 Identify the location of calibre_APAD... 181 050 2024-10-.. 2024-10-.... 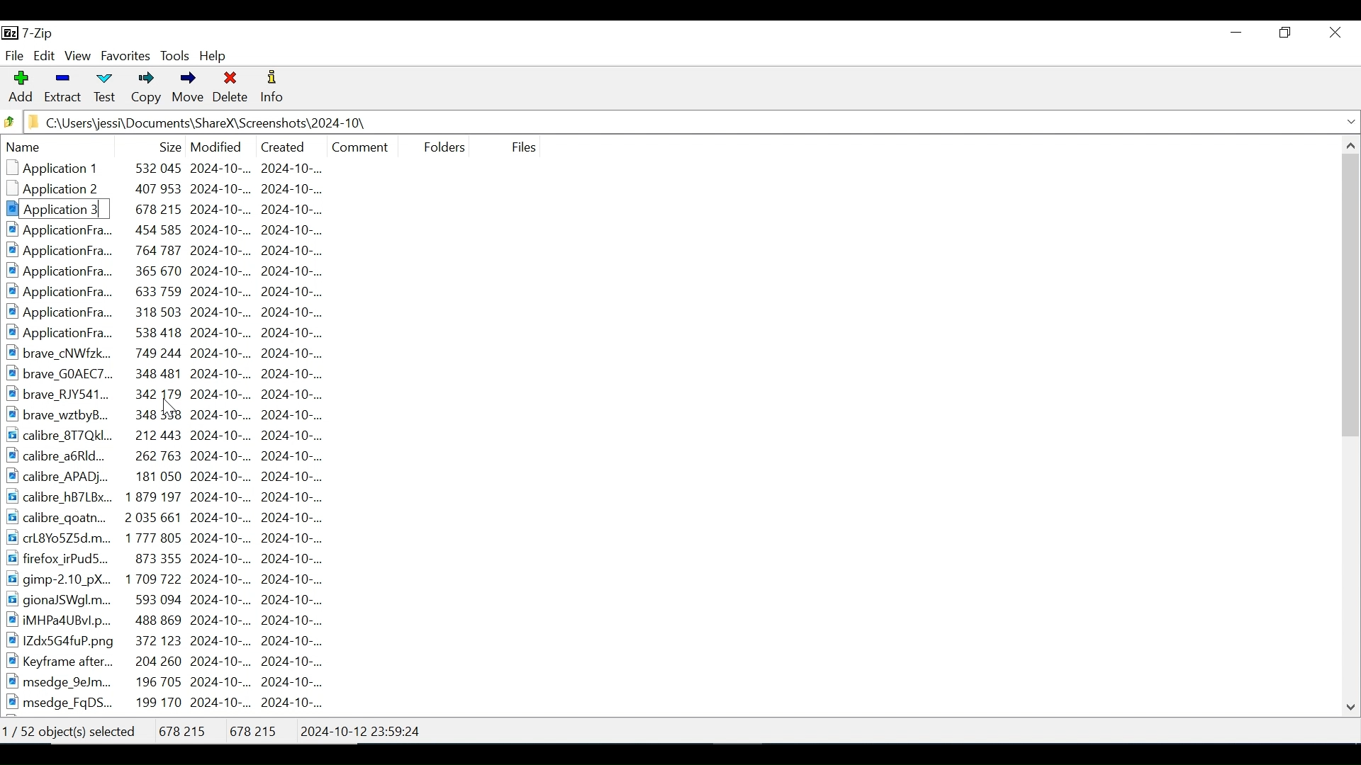
(179, 478).